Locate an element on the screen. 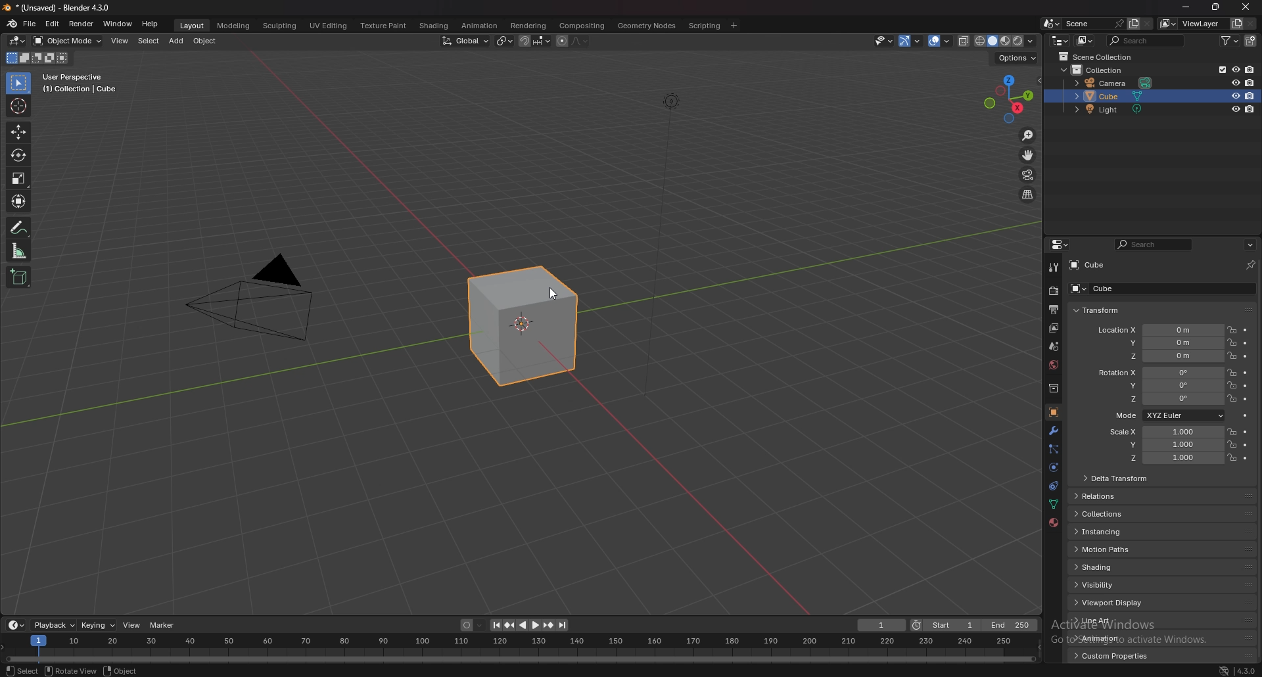 The width and height of the screenshot is (1262, 677). lock is located at coordinates (1232, 329).